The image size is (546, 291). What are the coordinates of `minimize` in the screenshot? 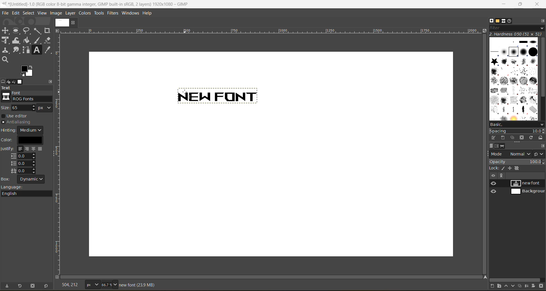 It's located at (504, 4).